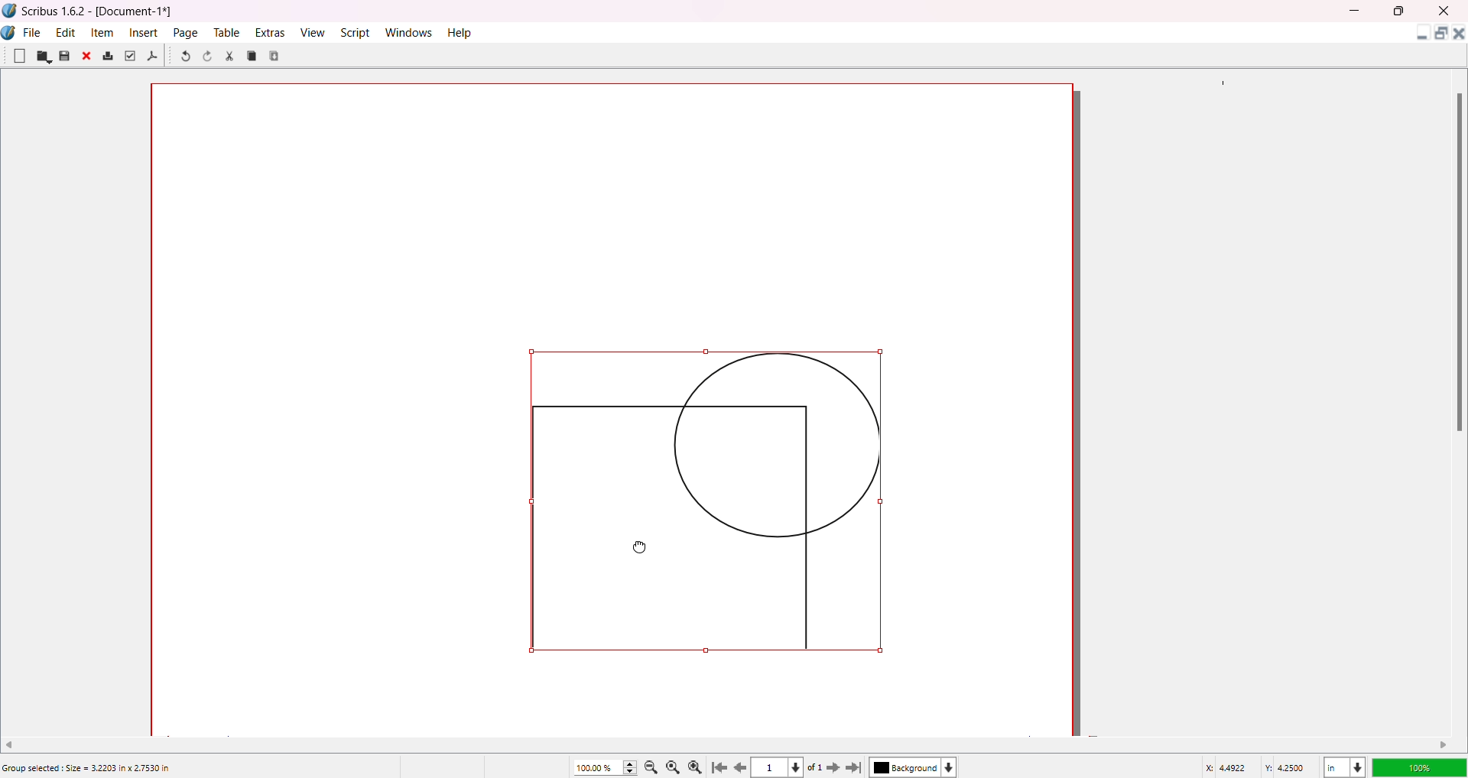 The image size is (1468, 778). I want to click on Extras, so click(271, 32).